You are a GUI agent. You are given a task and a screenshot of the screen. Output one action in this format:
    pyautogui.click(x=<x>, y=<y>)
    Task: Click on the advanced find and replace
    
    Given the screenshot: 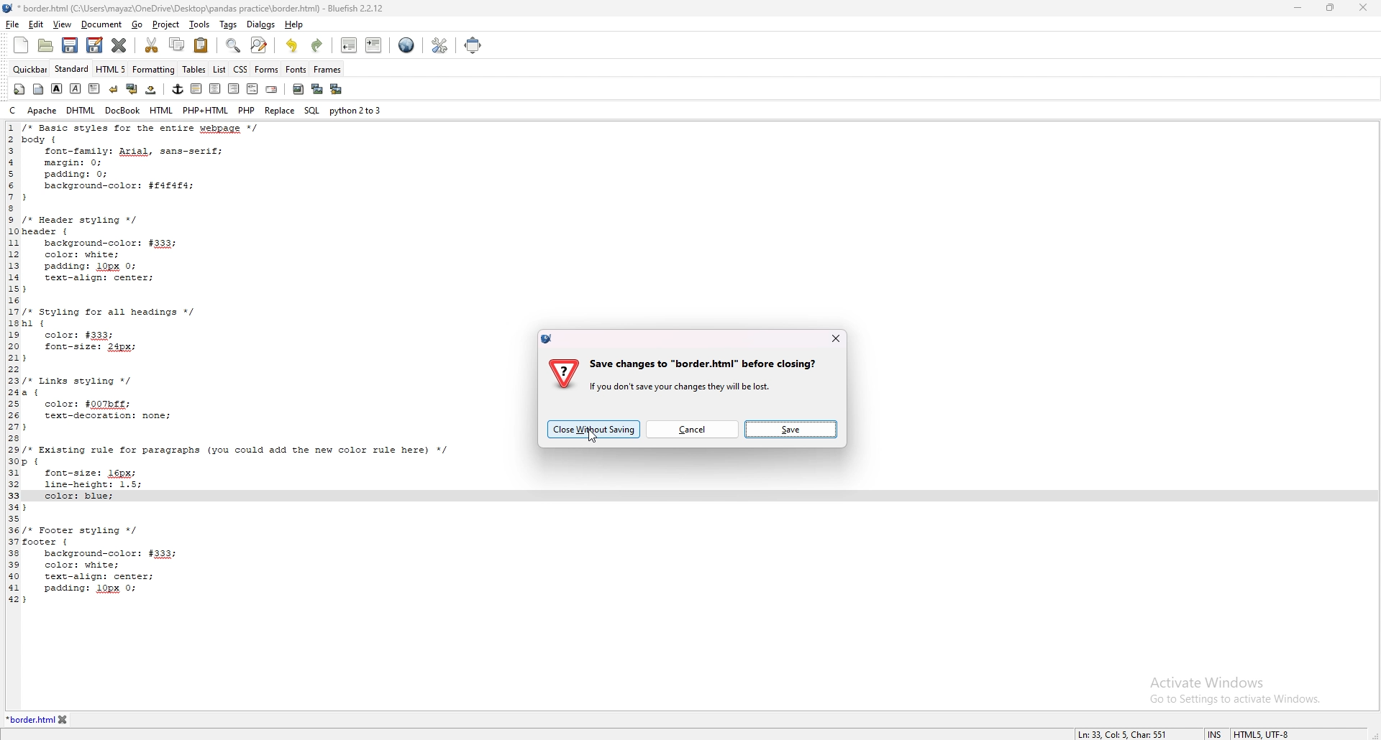 What is the action you would take?
    pyautogui.click(x=260, y=45)
    